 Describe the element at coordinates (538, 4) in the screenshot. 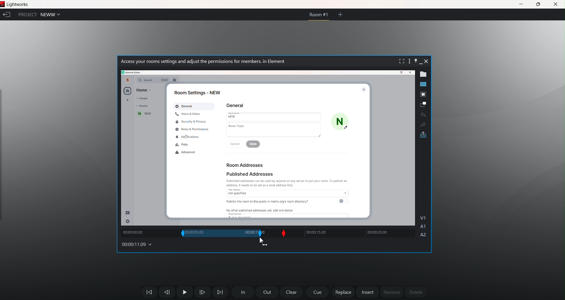

I see `maximize` at that location.